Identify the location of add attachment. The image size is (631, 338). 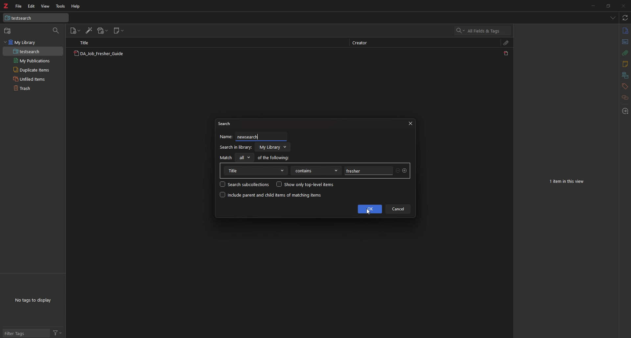
(103, 31).